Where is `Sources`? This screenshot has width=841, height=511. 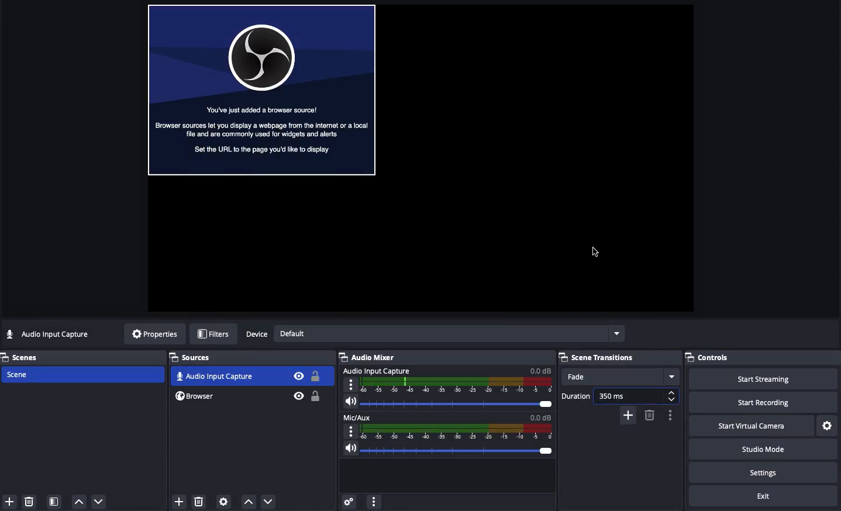 Sources is located at coordinates (188, 358).